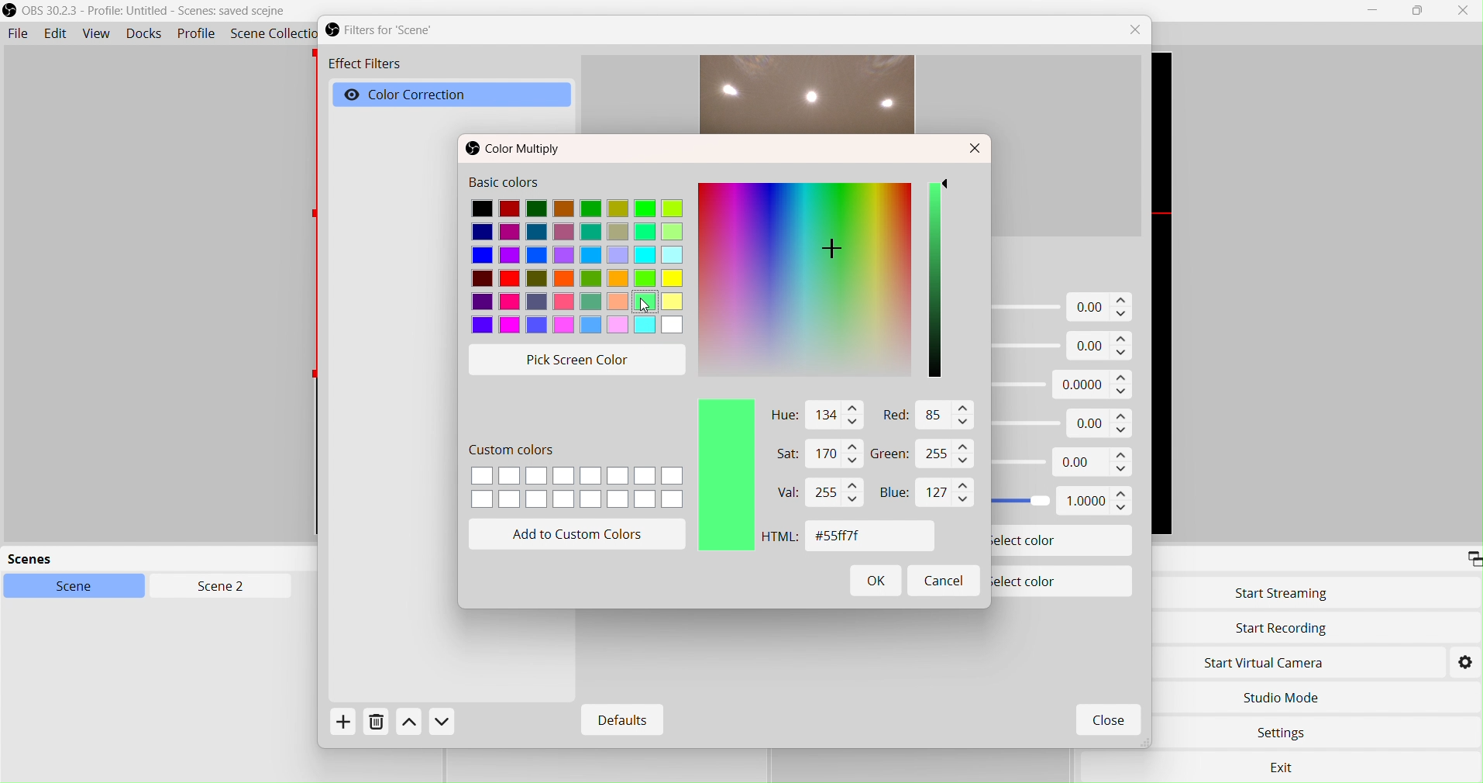 The width and height of the screenshot is (1483, 783). What do you see at coordinates (813, 415) in the screenshot?
I see `Hue 134` at bounding box center [813, 415].